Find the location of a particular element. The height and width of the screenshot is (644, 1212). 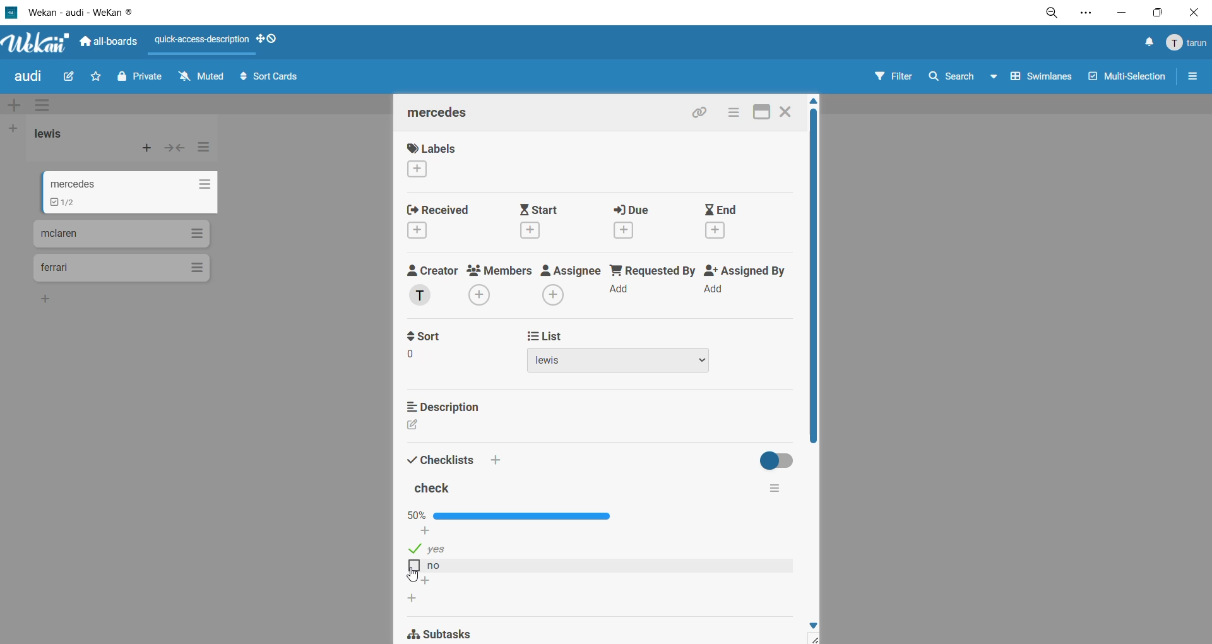

requested by is located at coordinates (650, 282).